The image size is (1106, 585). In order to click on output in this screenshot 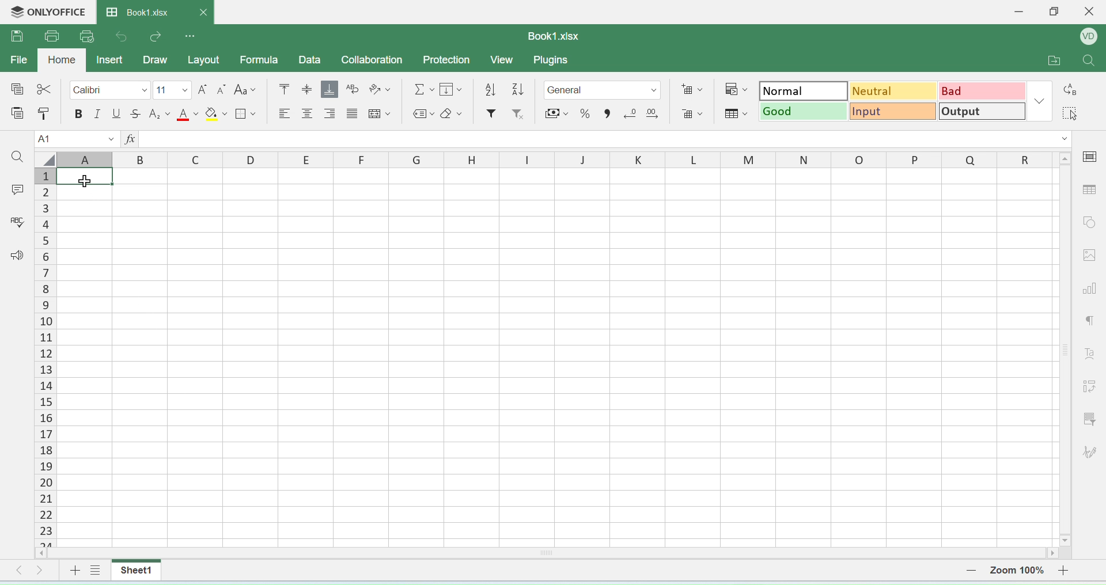, I will do `click(982, 111)`.